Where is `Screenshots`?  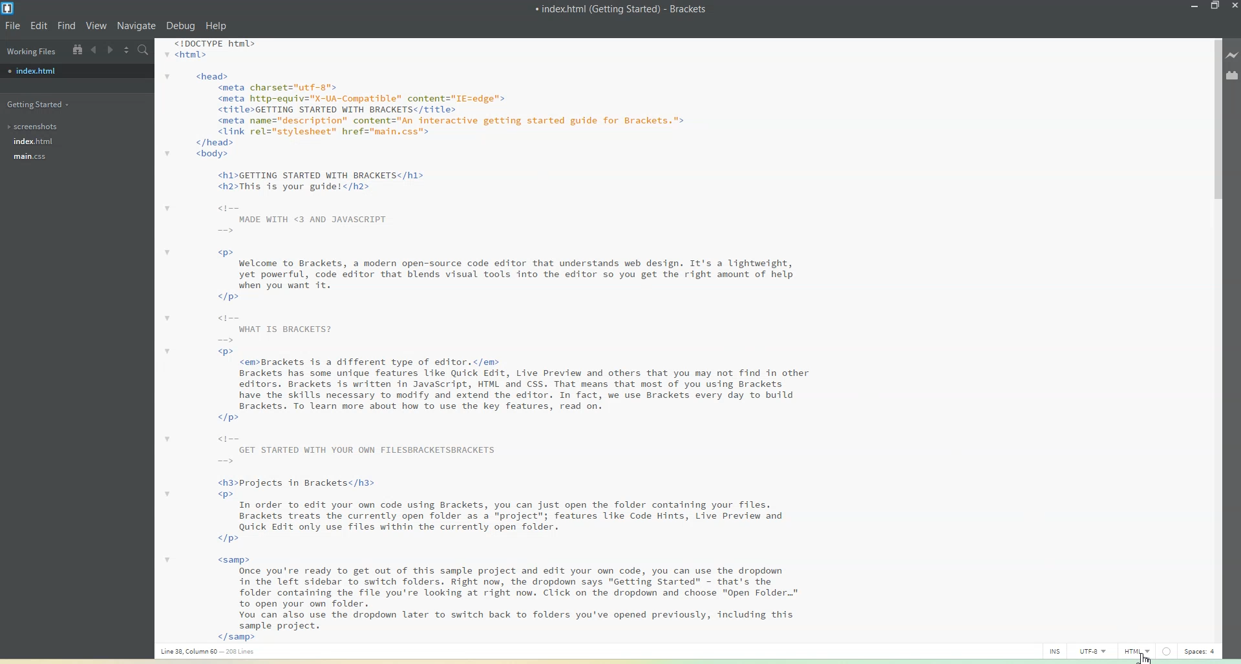
Screenshots is located at coordinates (36, 127).